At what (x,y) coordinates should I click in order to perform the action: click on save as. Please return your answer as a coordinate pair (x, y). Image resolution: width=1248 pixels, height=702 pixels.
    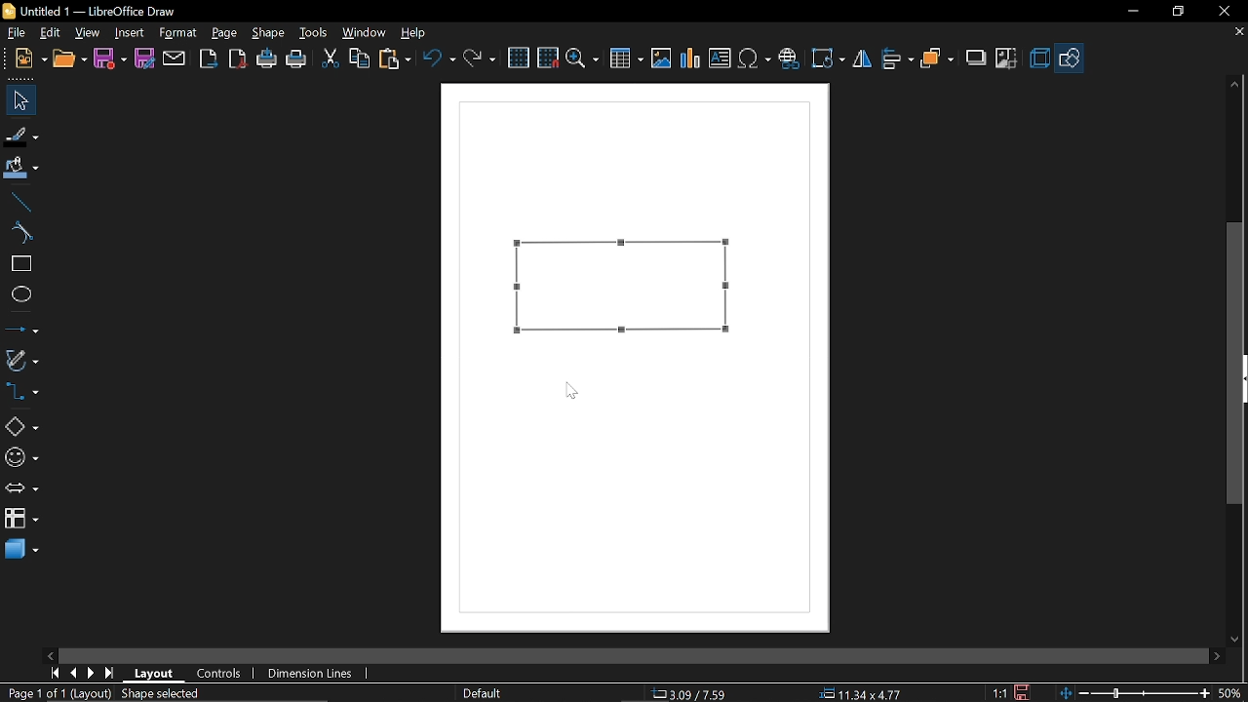
    Looking at the image, I should click on (144, 58).